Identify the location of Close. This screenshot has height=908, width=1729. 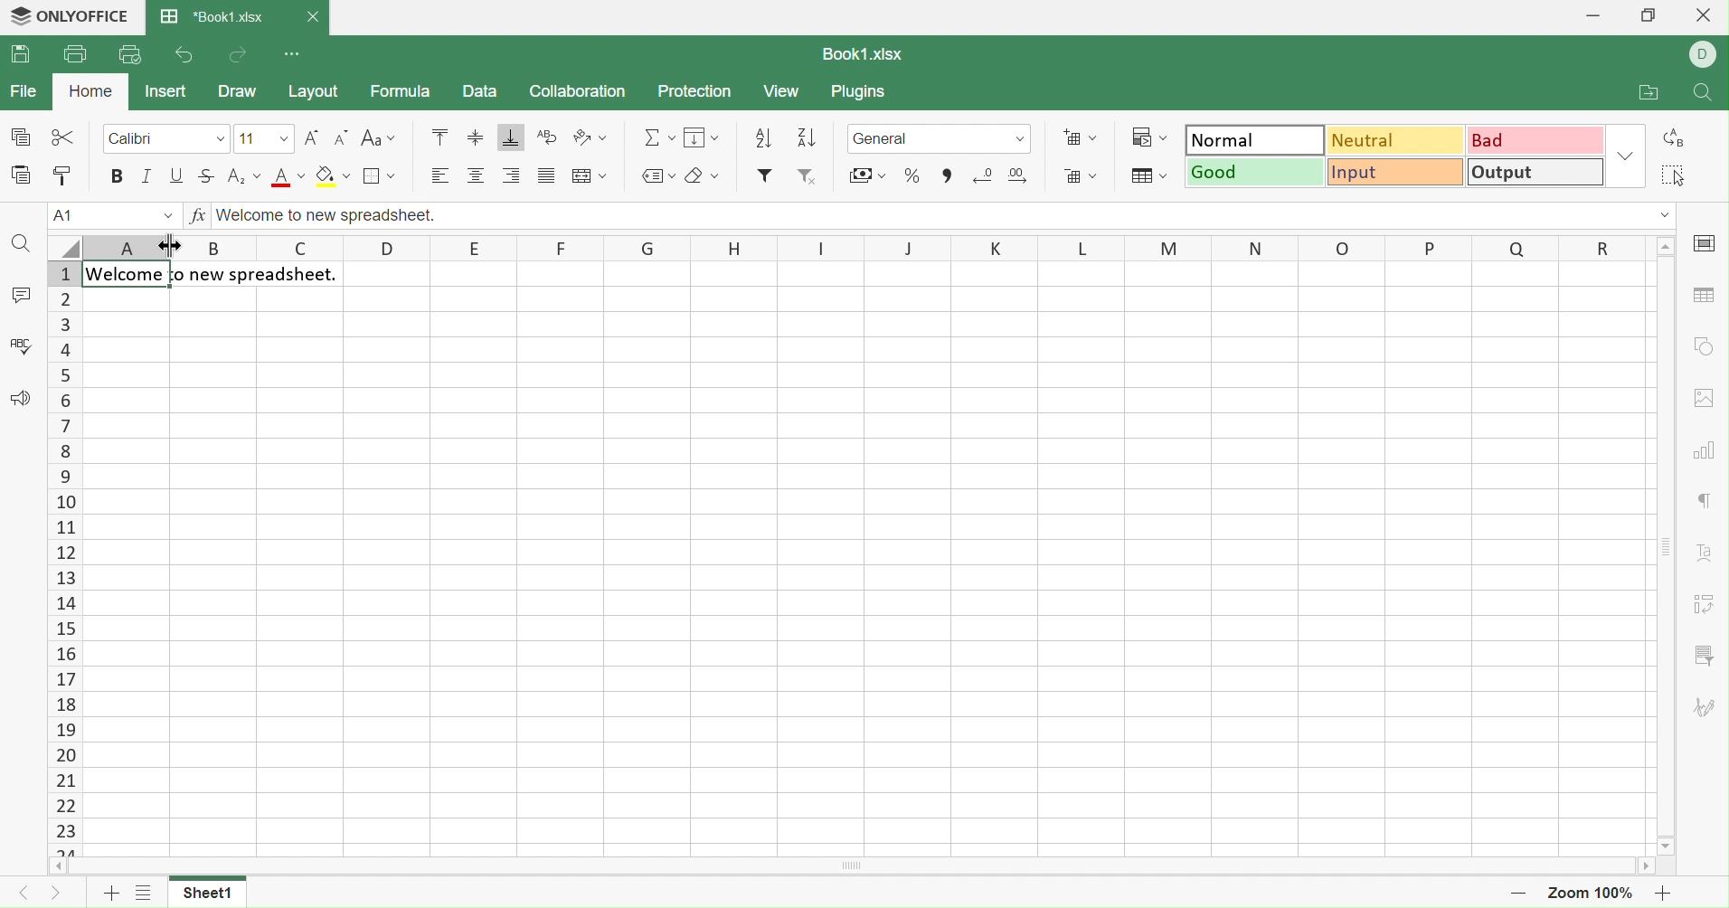
(315, 14).